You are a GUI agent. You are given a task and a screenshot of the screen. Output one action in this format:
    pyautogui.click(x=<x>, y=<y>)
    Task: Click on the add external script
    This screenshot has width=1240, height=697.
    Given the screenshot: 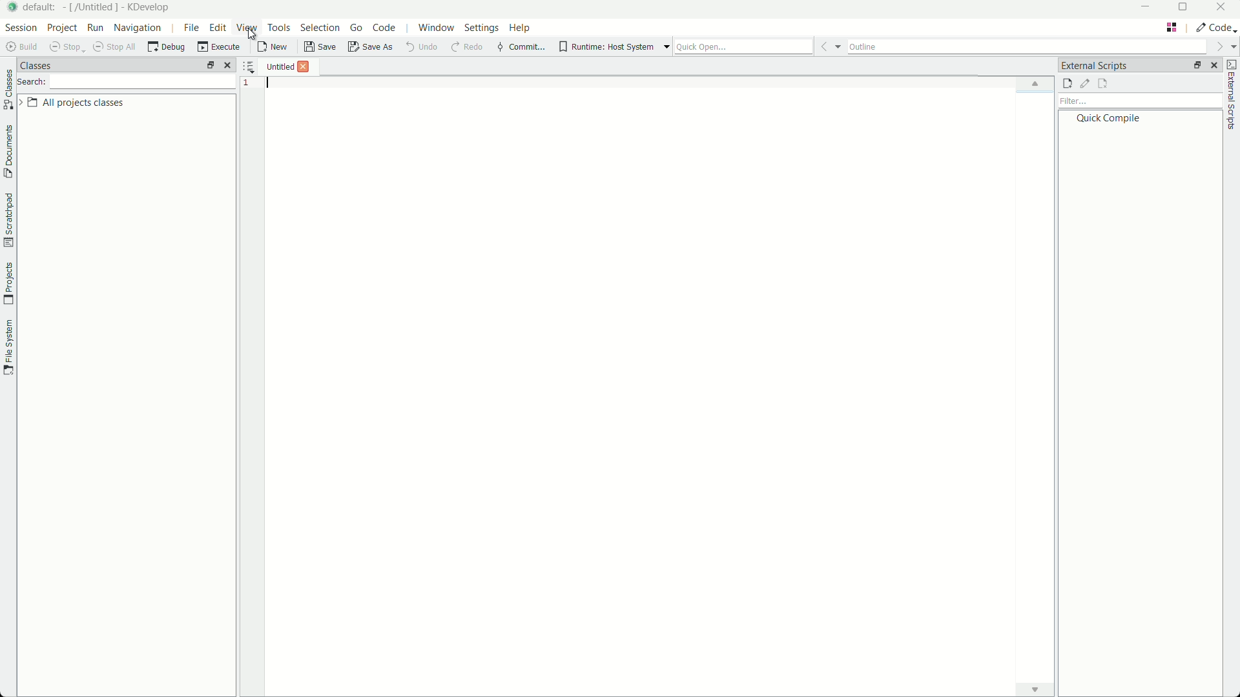 What is the action you would take?
    pyautogui.click(x=1067, y=84)
    